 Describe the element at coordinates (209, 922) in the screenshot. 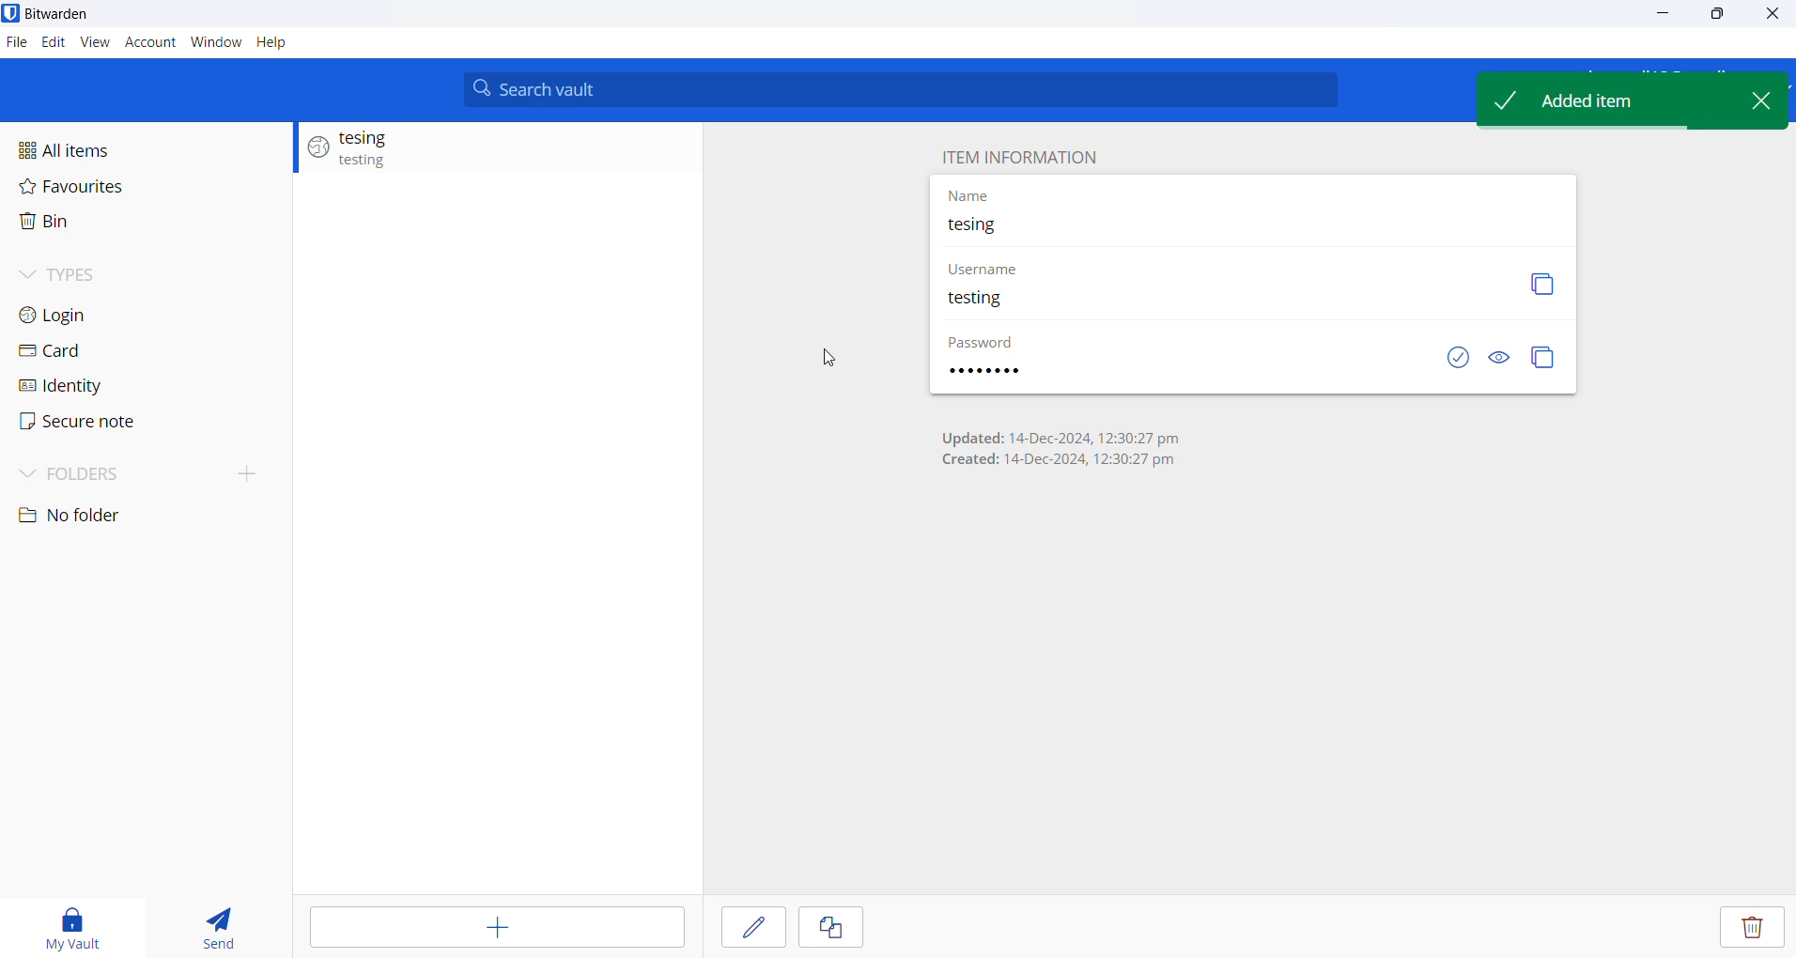

I see `send` at that location.